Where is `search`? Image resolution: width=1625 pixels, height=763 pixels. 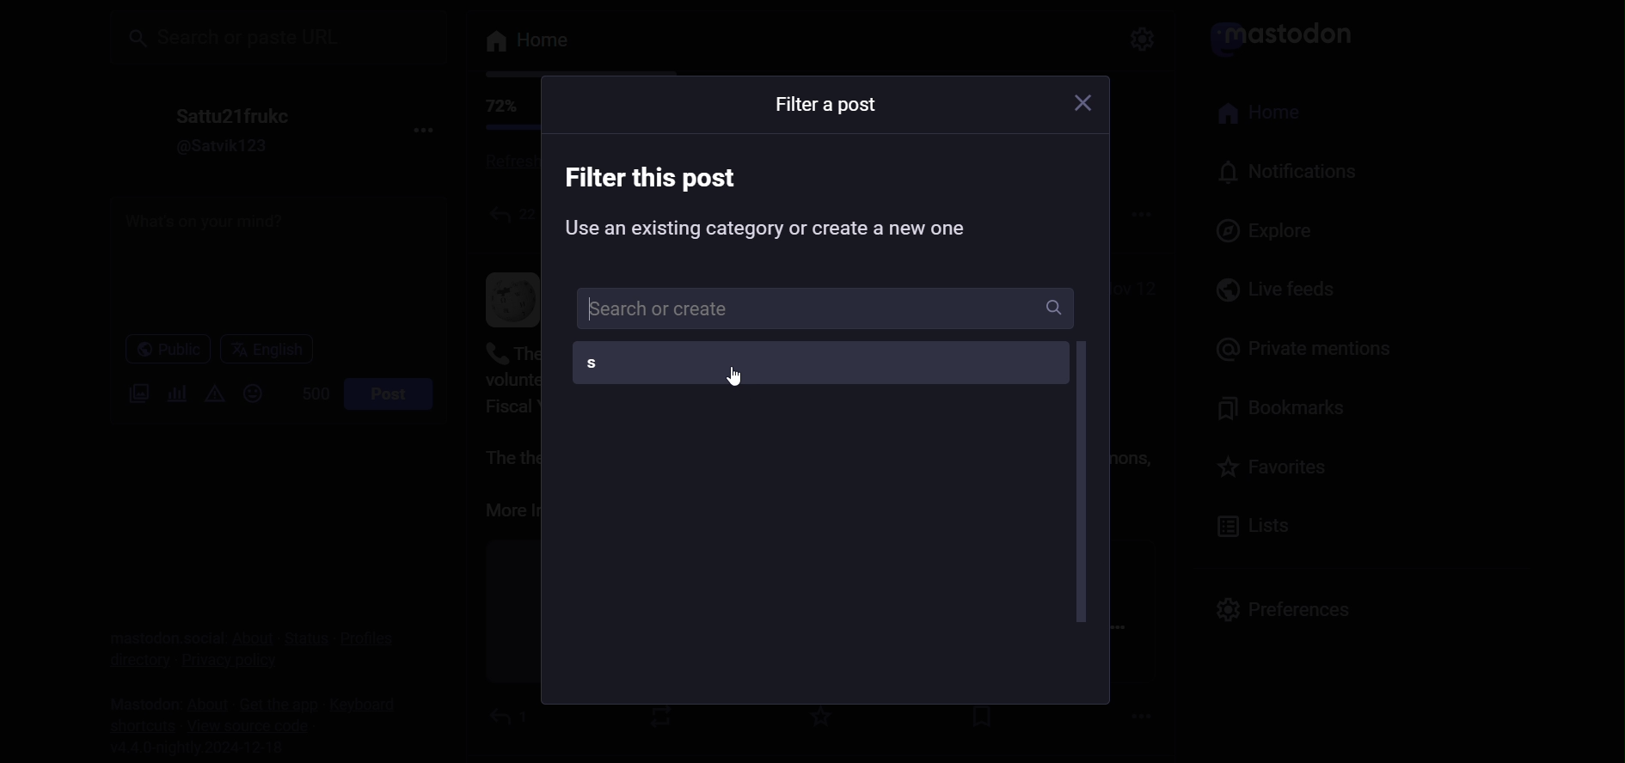
search is located at coordinates (277, 35).